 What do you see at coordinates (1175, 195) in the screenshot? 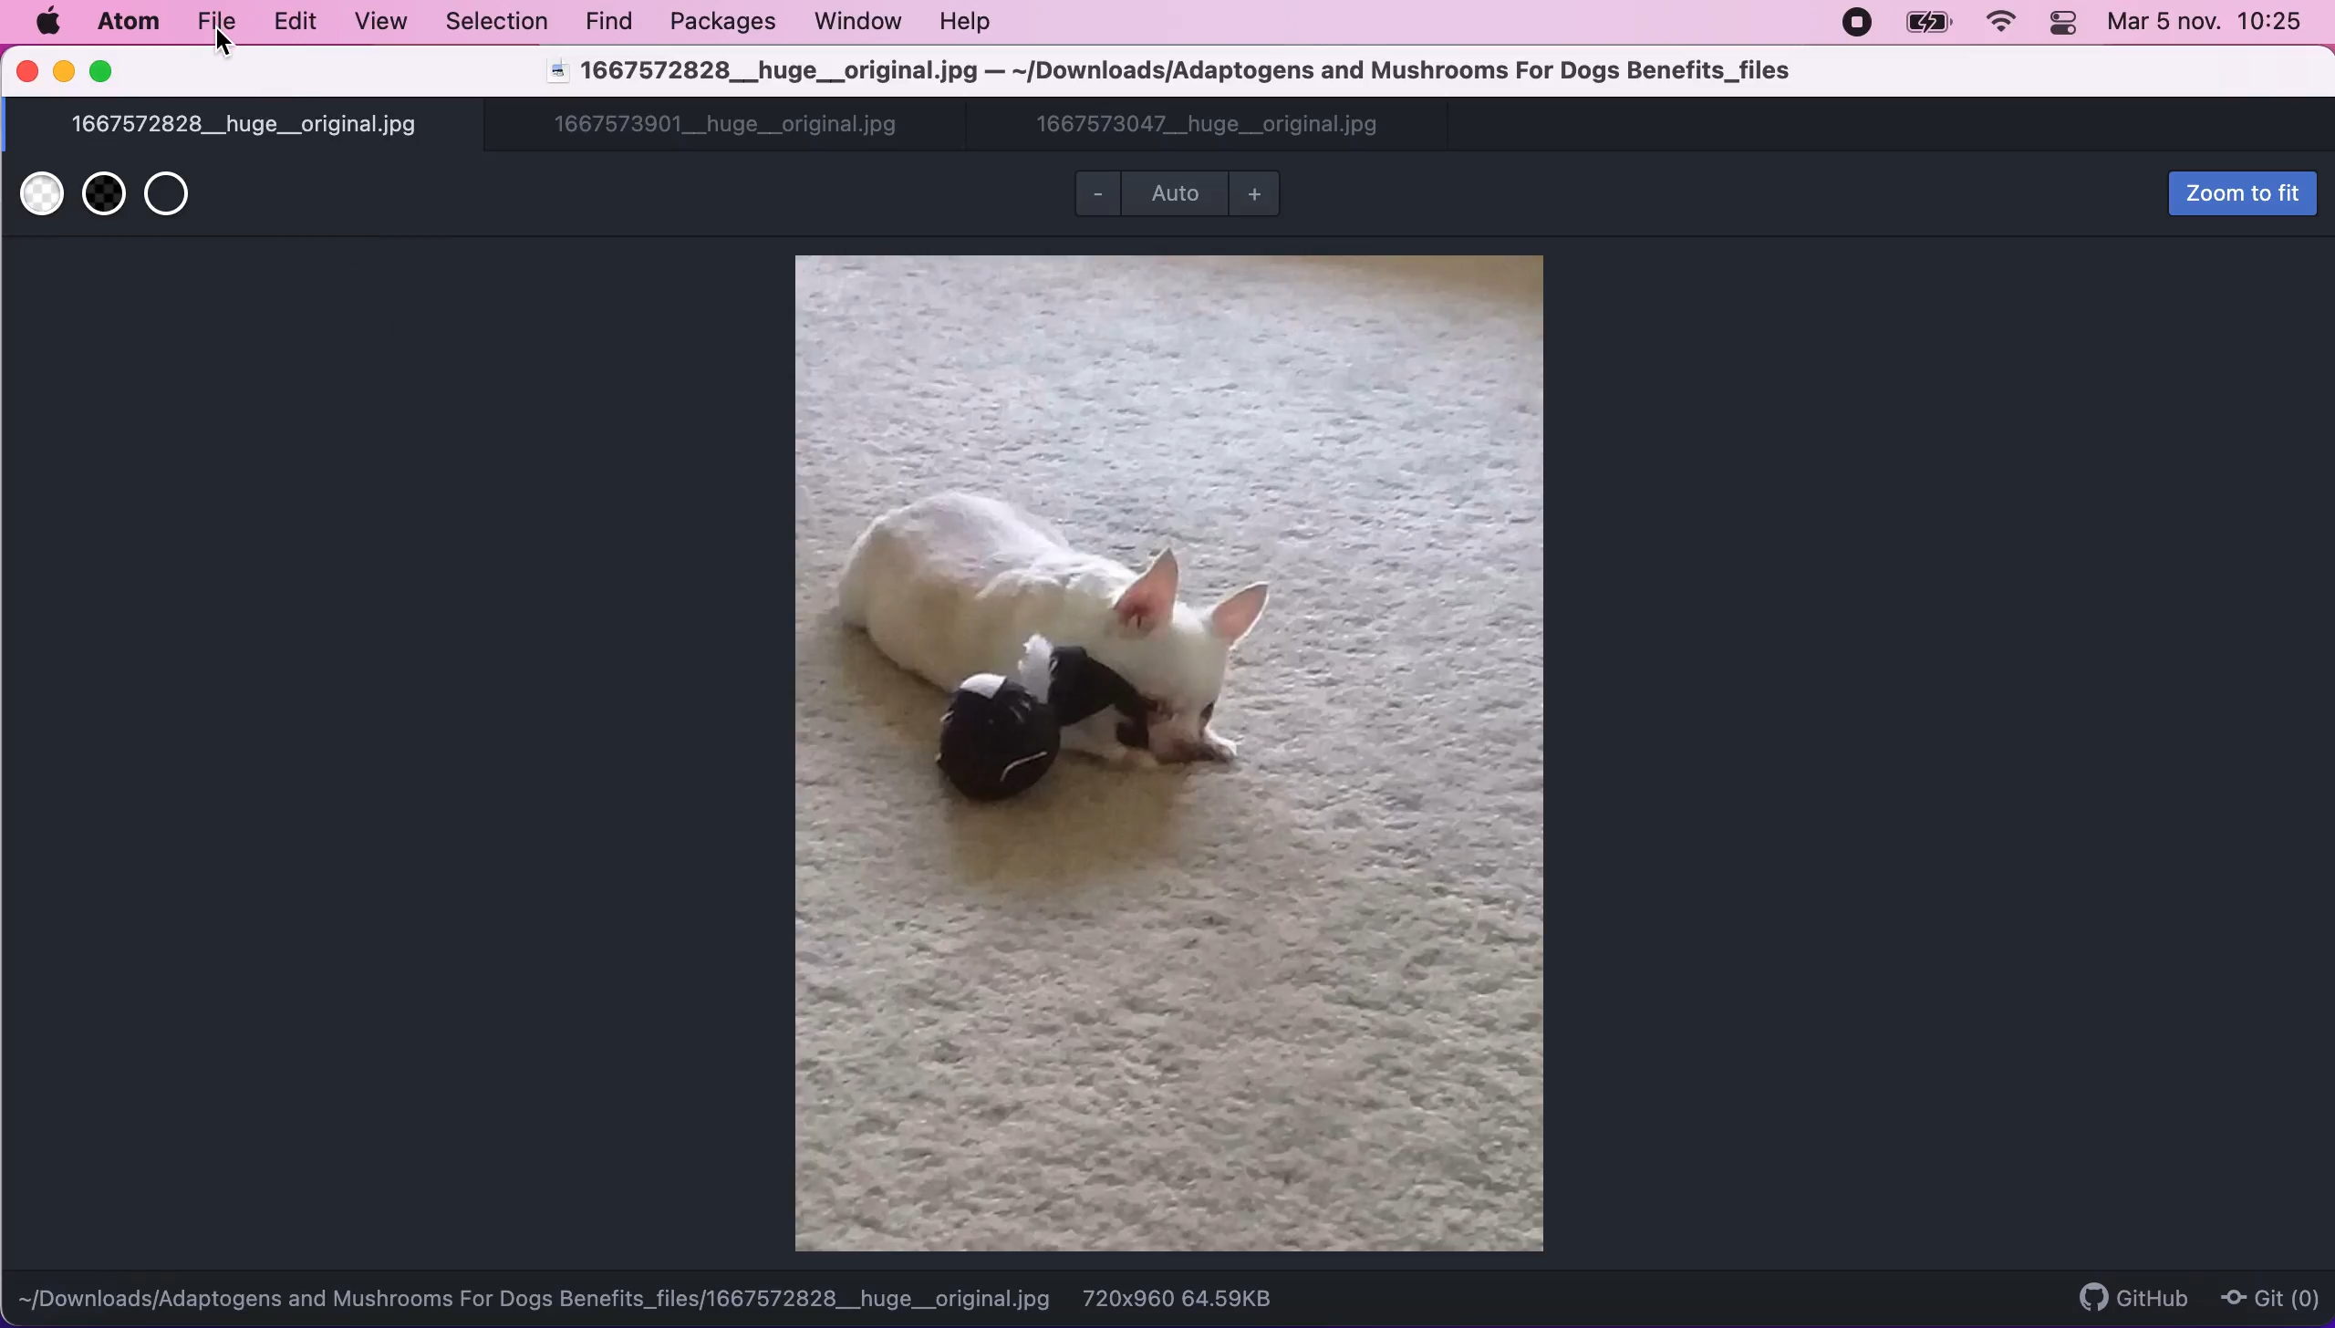
I see `Auto` at bounding box center [1175, 195].